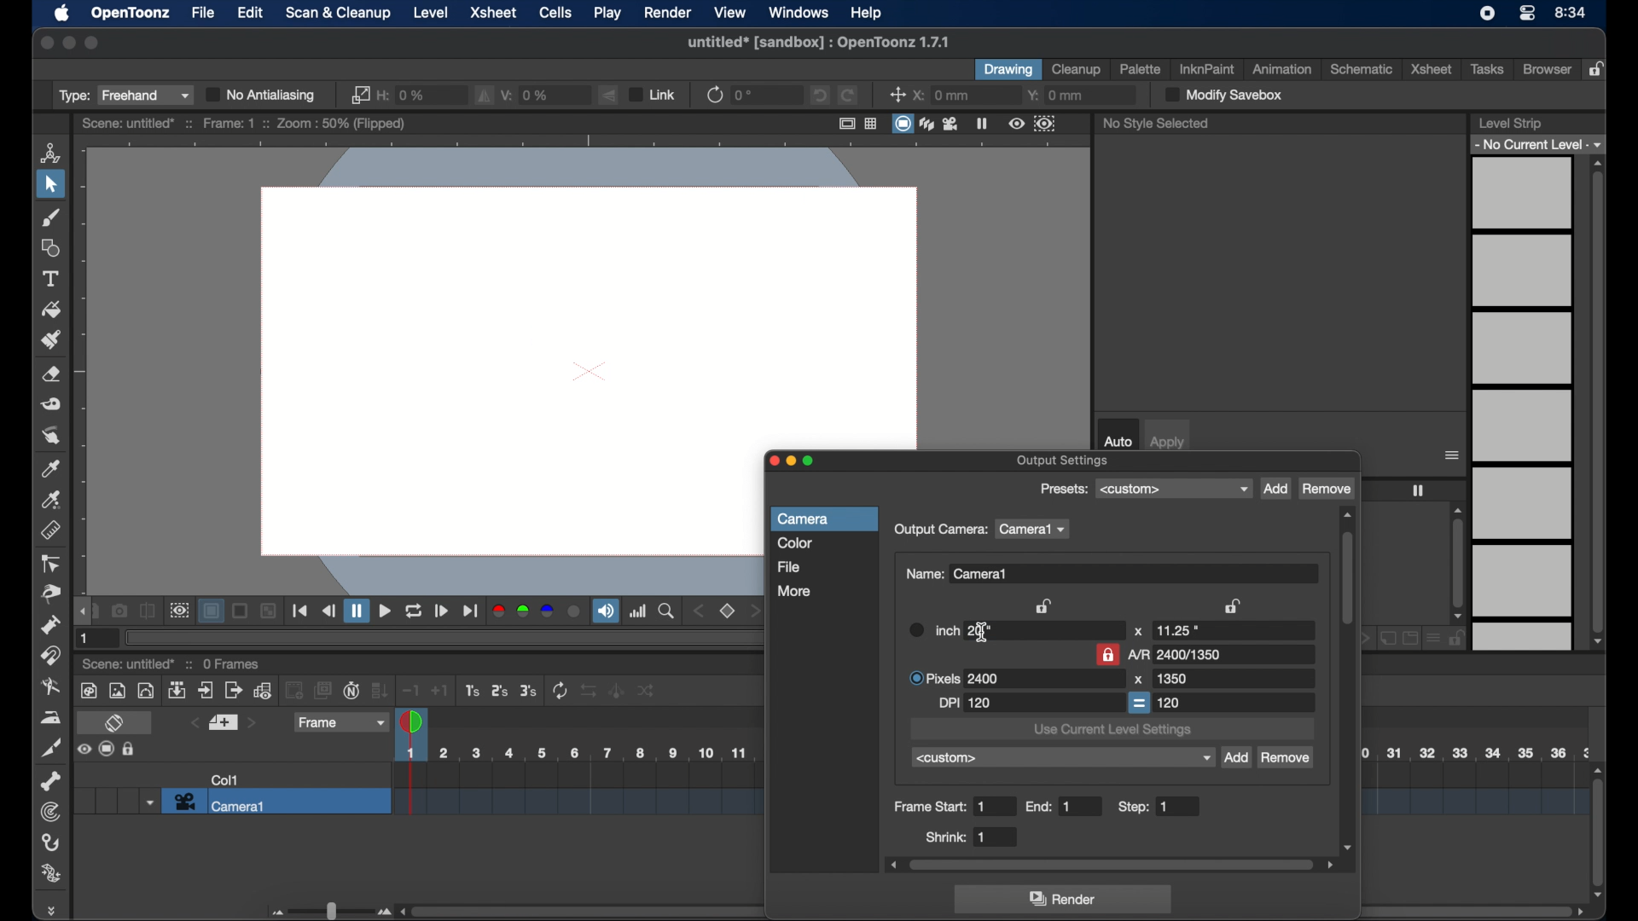  What do you see at coordinates (132, 14) in the screenshot?
I see `opentoonz` at bounding box center [132, 14].